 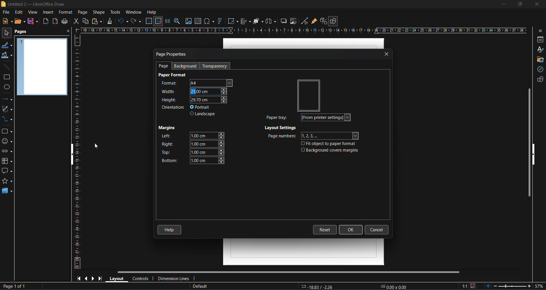 What do you see at coordinates (188, 21) in the screenshot?
I see `image` at bounding box center [188, 21].